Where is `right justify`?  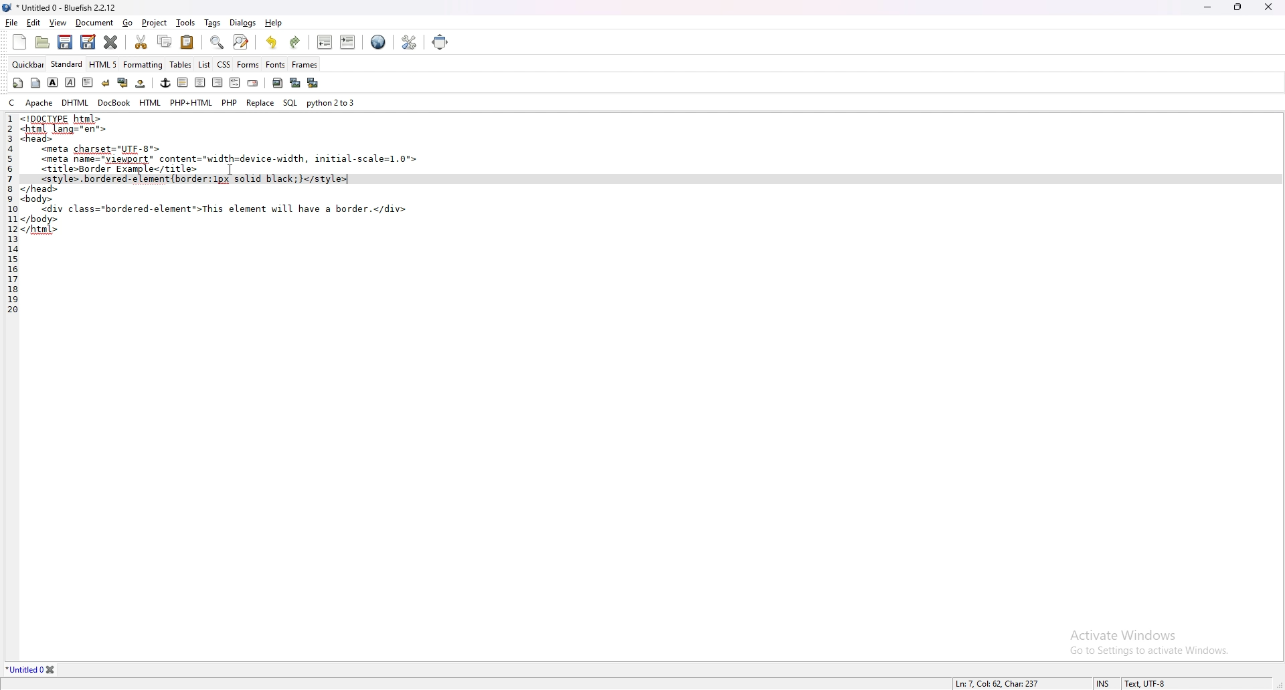 right justify is located at coordinates (218, 82).